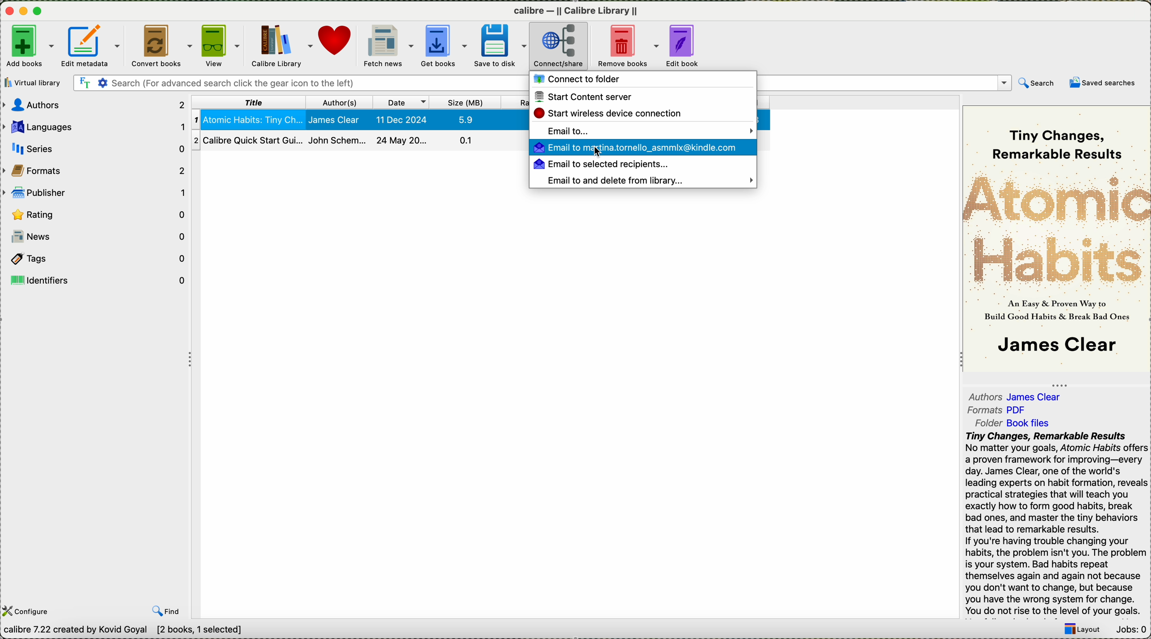  What do you see at coordinates (1083, 630) in the screenshot?
I see `layout` at bounding box center [1083, 630].